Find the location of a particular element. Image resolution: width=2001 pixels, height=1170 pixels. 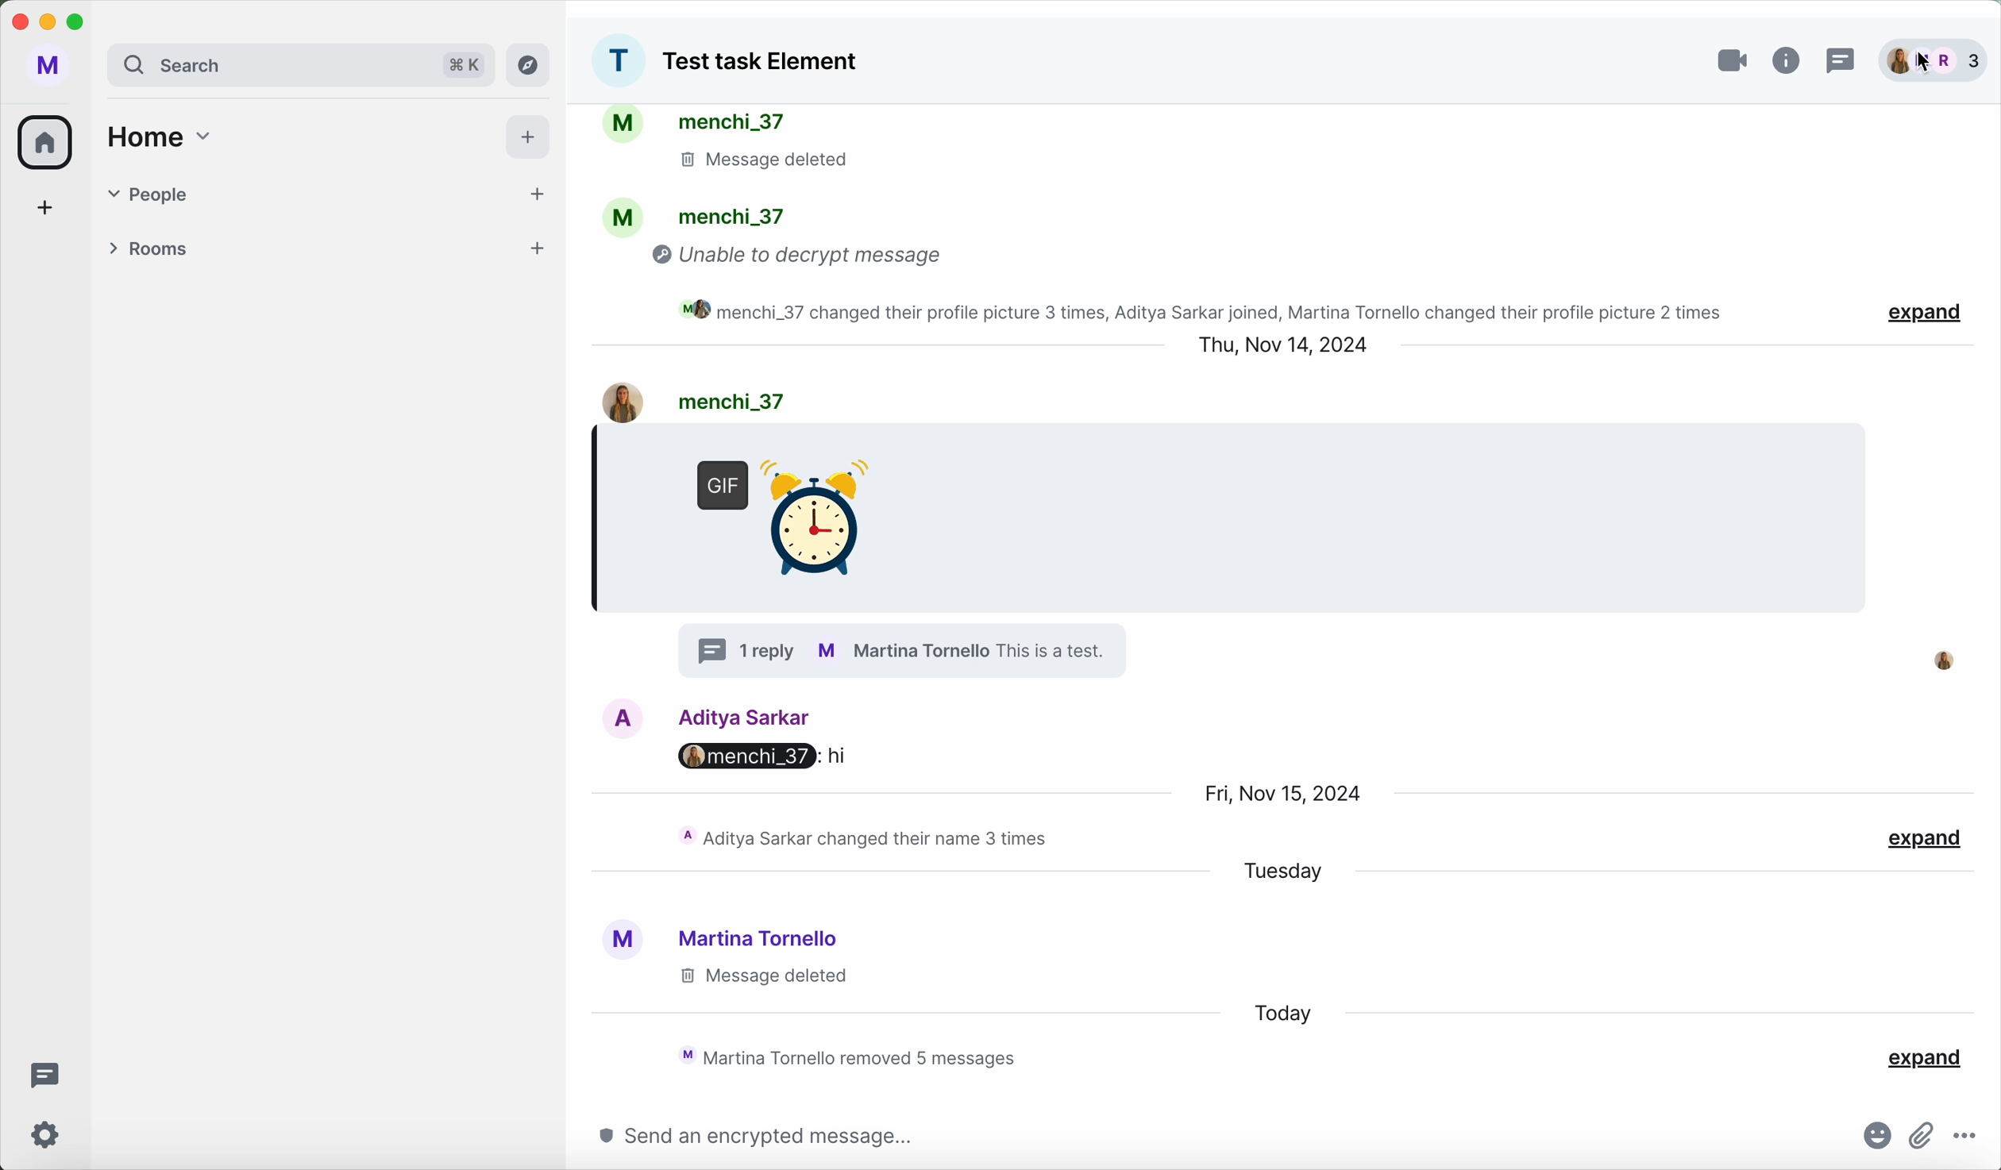

expand is located at coordinates (1926, 1060).